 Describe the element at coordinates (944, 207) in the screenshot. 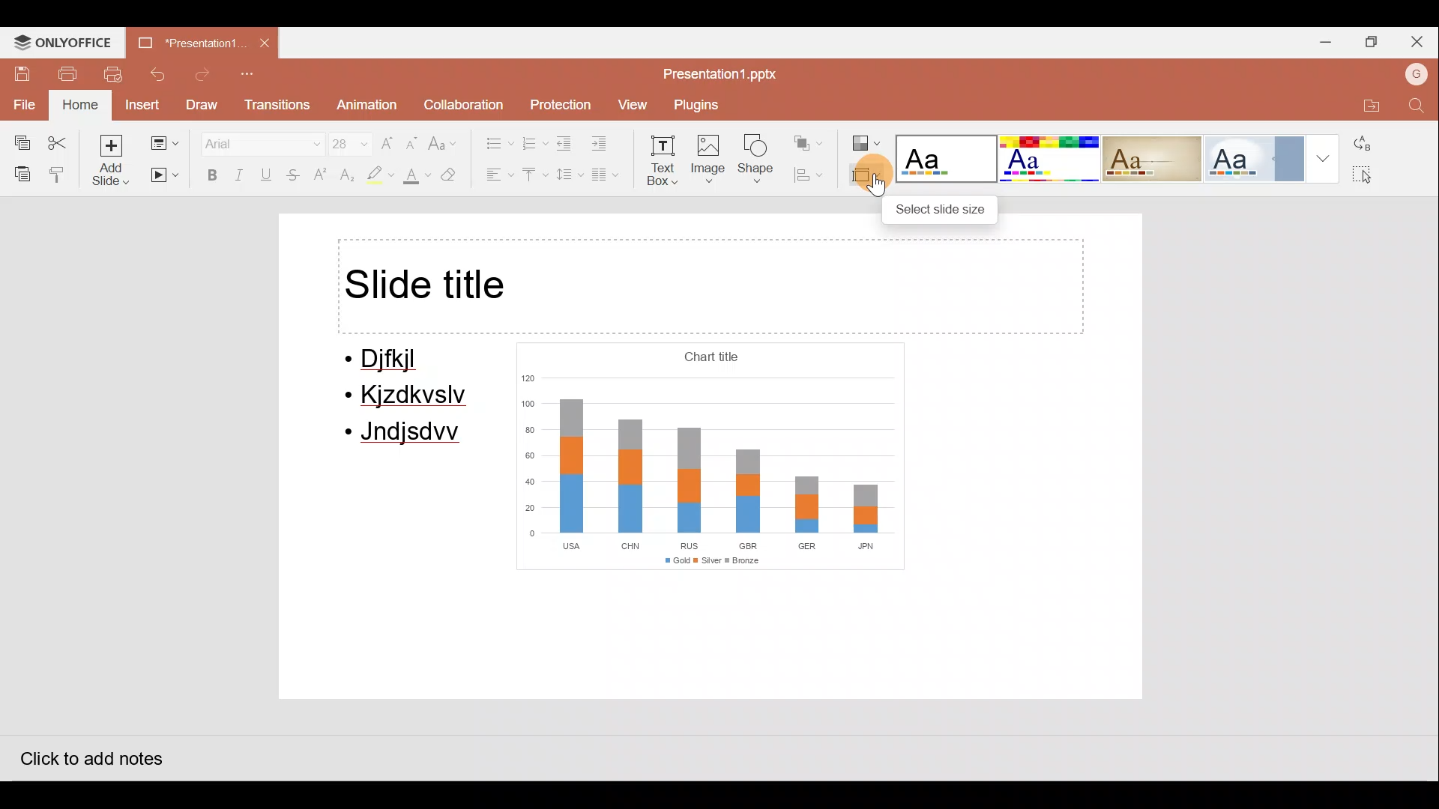

I see `Select slide size` at that location.